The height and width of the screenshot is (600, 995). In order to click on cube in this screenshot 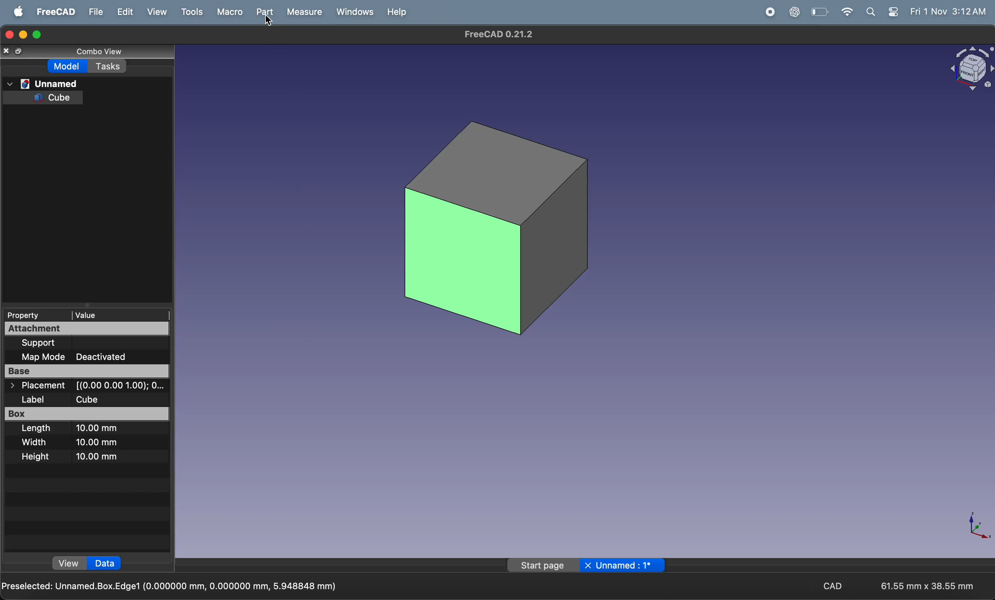, I will do `click(58, 97)`.